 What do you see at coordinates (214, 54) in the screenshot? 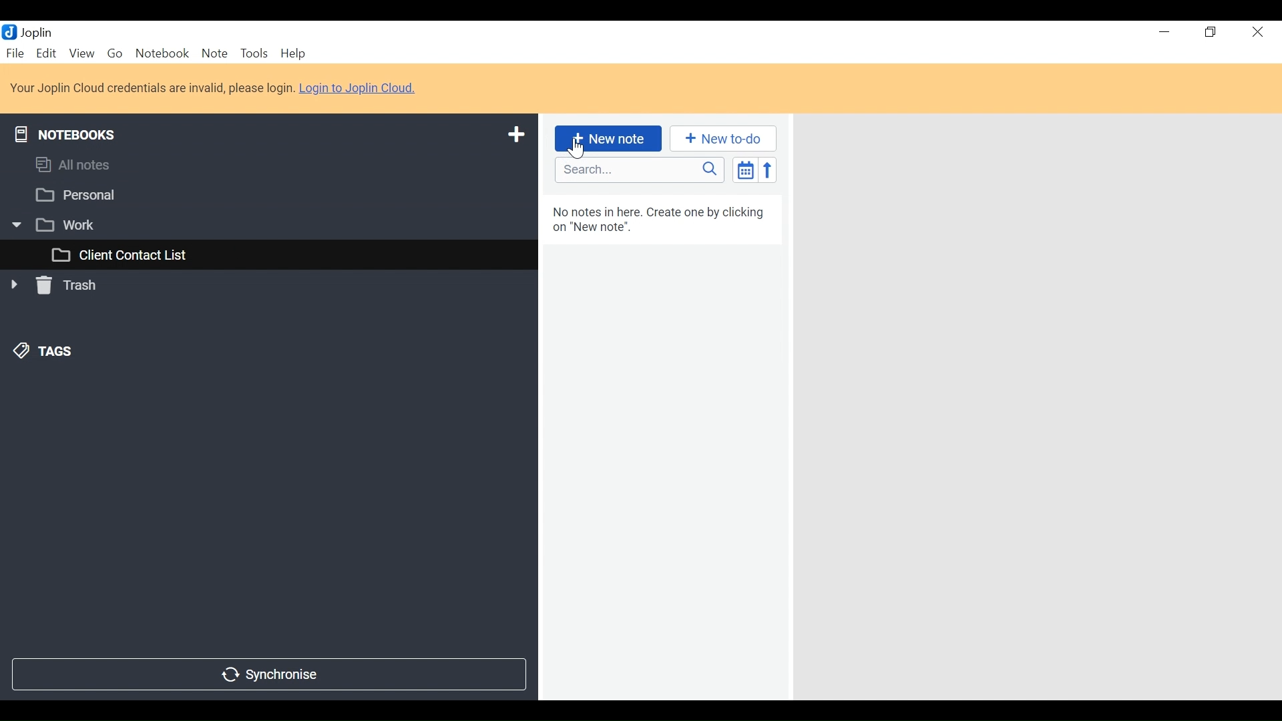
I see `Note` at bounding box center [214, 54].